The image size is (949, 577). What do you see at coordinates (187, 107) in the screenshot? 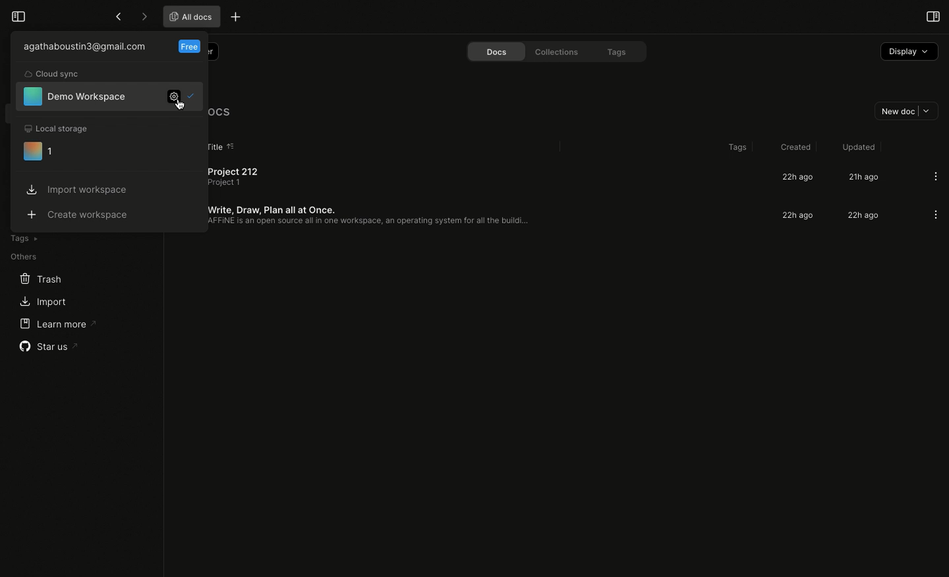
I see `cursor` at bounding box center [187, 107].